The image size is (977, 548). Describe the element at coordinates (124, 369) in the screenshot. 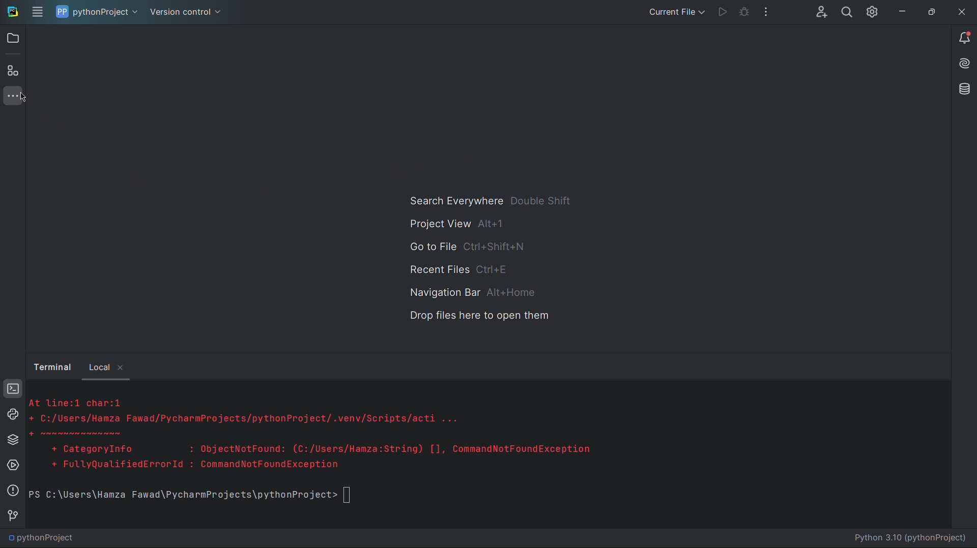

I see `close` at that location.